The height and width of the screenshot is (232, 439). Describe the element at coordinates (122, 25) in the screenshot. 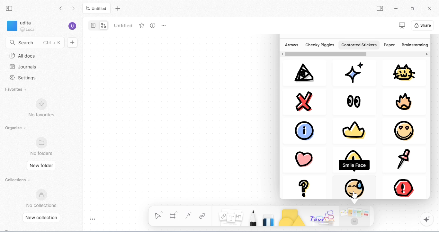

I see `tab name` at that location.